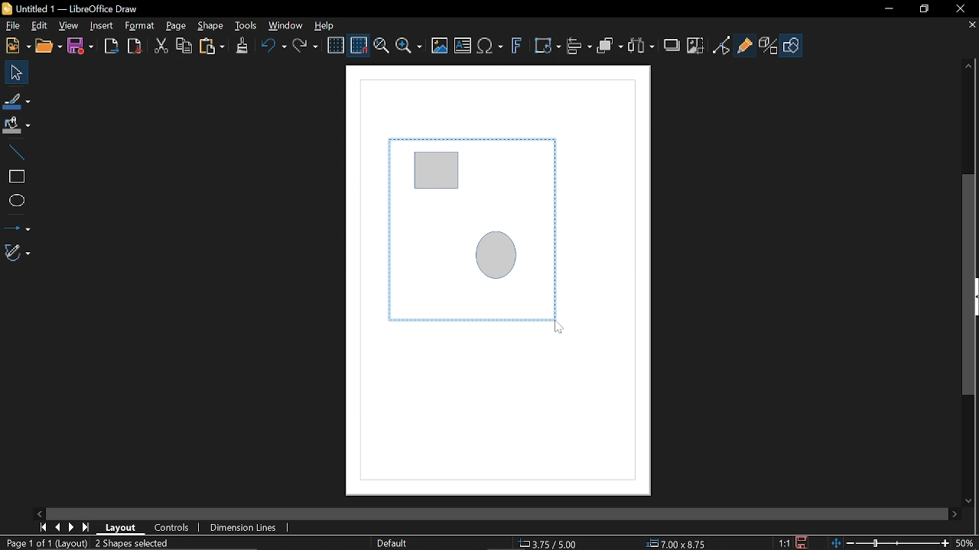 This screenshot has width=979, height=550. What do you see at coordinates (307, 47) in the screenshot?
I see `Redo` at bounding box center [307, 47].